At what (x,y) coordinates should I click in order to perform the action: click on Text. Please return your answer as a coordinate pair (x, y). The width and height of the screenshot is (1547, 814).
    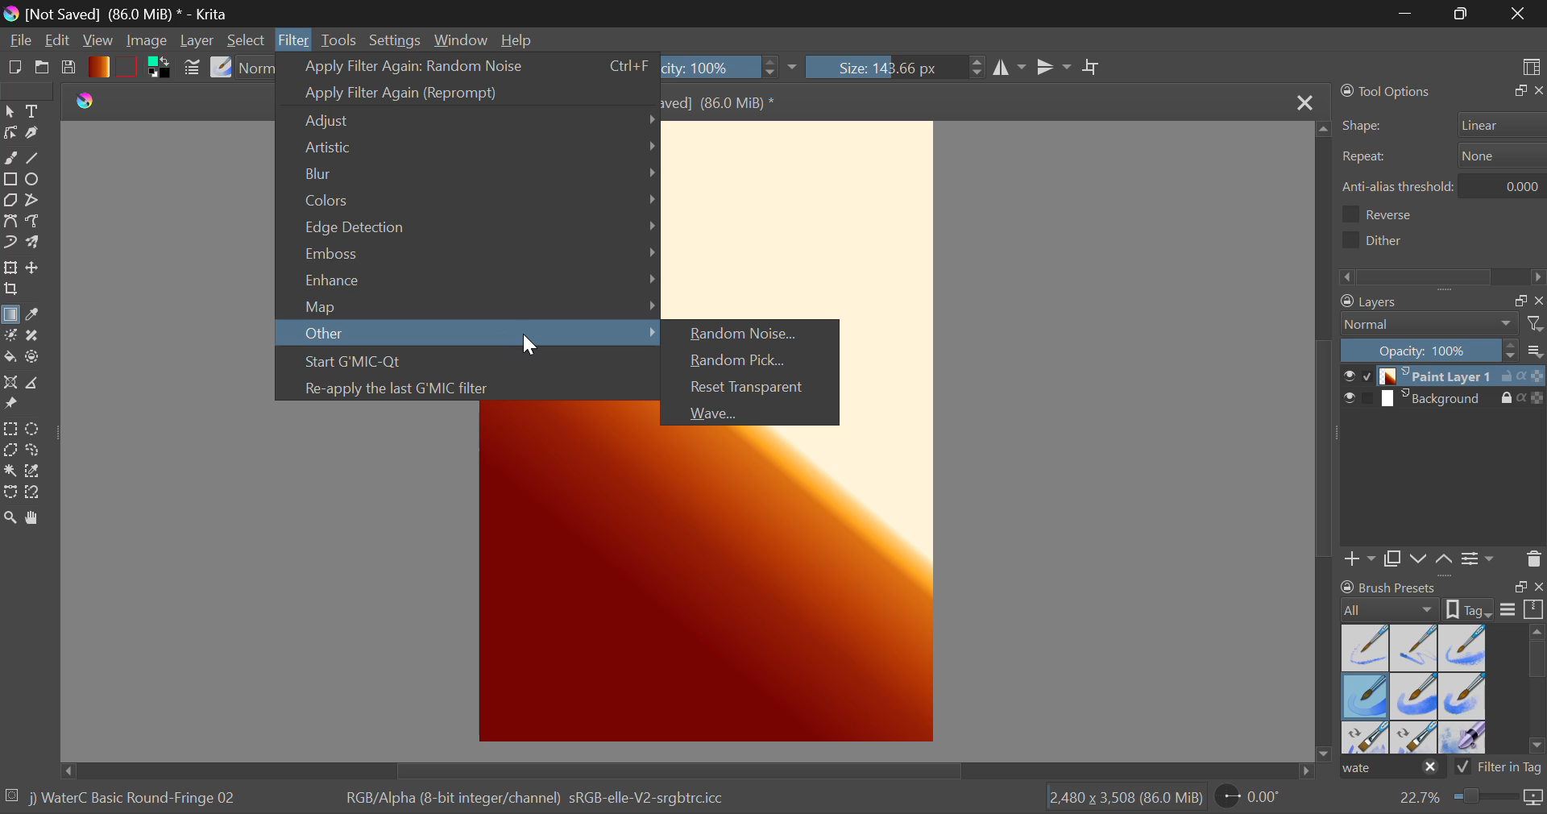
    Looking at the image, I should click on (35, 112).